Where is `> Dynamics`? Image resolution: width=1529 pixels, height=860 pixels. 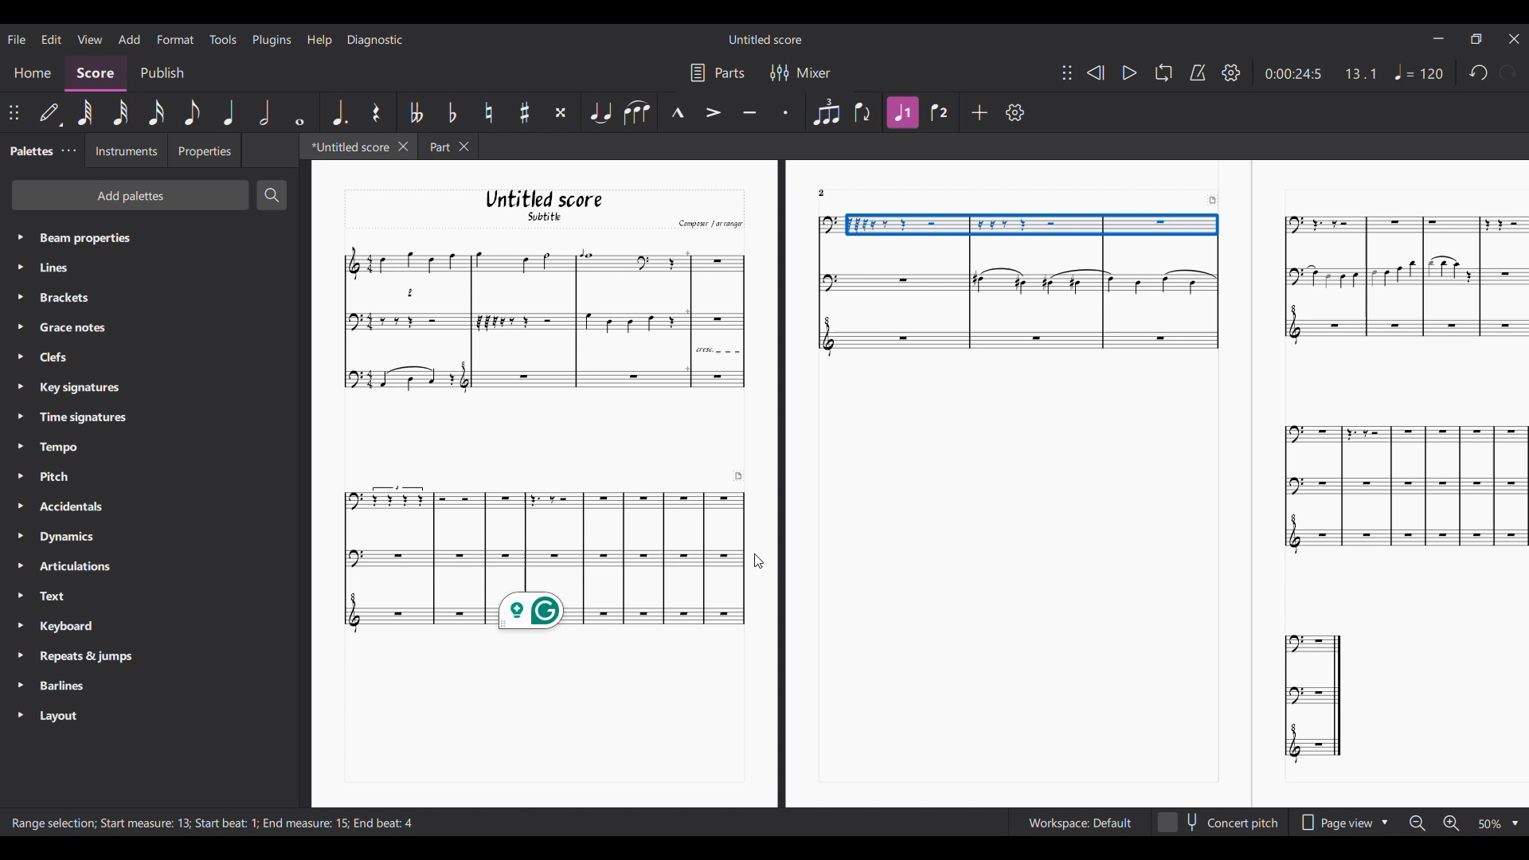 > Dynamics is located at coordinates (64, 538).